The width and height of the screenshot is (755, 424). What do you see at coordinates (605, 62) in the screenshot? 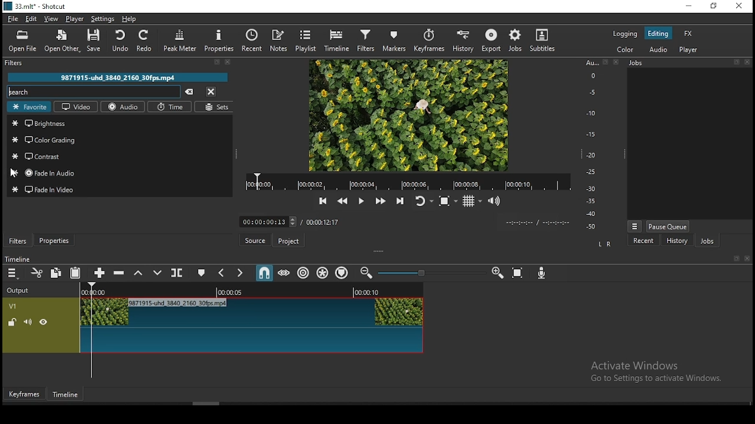
I see `resize` at bounding box center [605, 62].